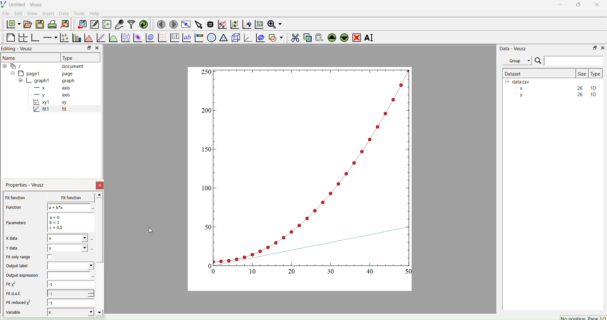  What do you see at coordinates (210, 23) in the screenshot?
I see `Read data points` at bounding box center [210, 23].